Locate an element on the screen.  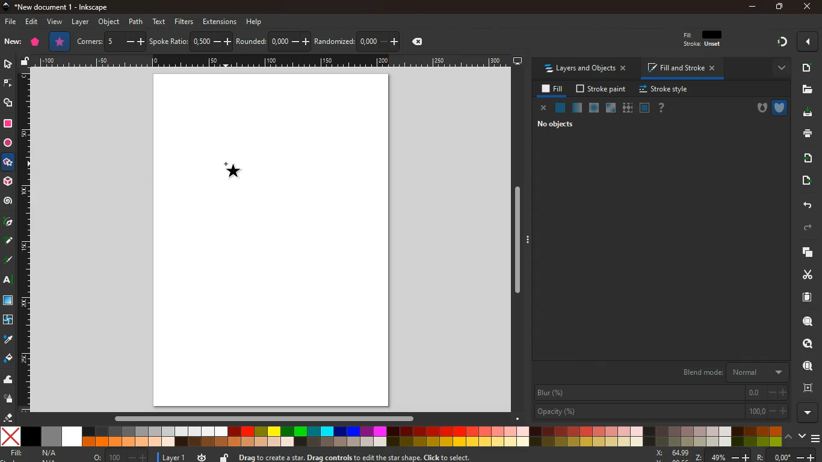
opacity is located at coordinates (661, 412).